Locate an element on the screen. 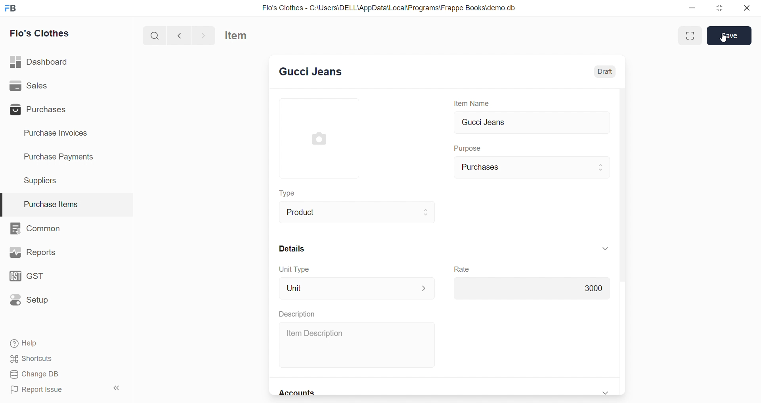  minimize is located at coordinates (695, 8).